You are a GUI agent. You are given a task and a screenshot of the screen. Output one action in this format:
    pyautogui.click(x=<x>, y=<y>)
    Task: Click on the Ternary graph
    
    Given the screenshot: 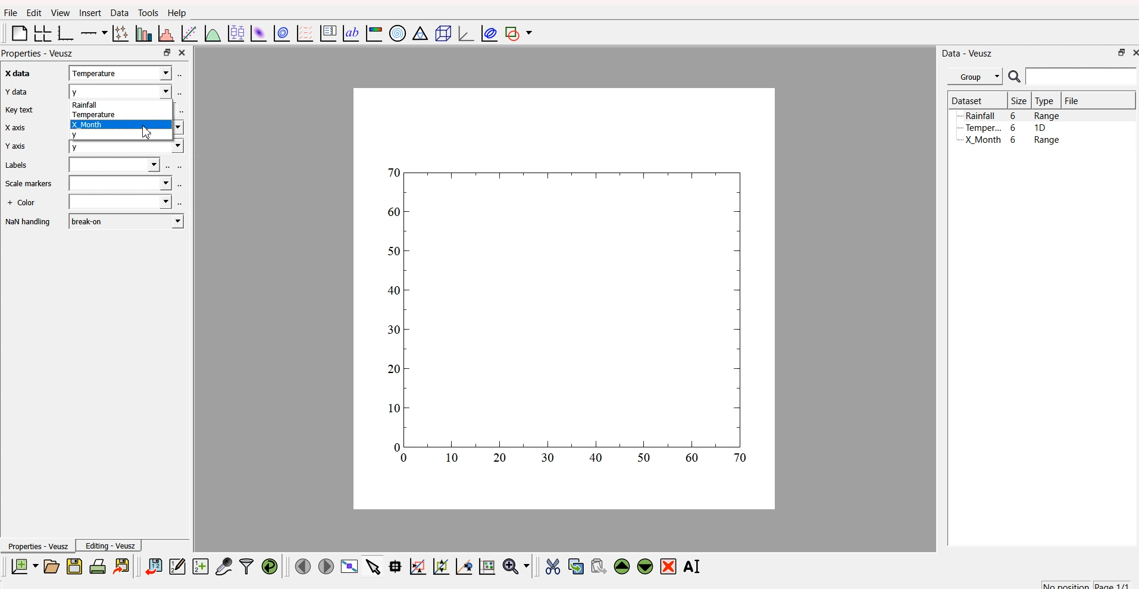 What is the action you would take?
    pyautogui.click(x=418, y=34)
    